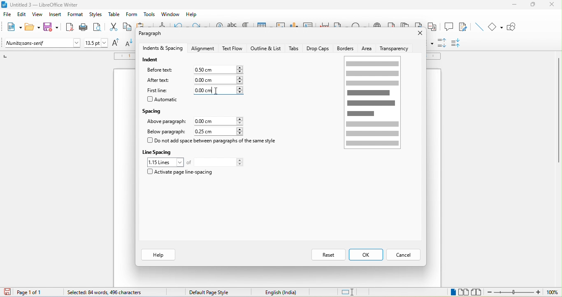 The image size is (562, 297). What do you see at coordinates (530, 5) in the screenshot?
I see `maximize` at bounding box center [530, 5].